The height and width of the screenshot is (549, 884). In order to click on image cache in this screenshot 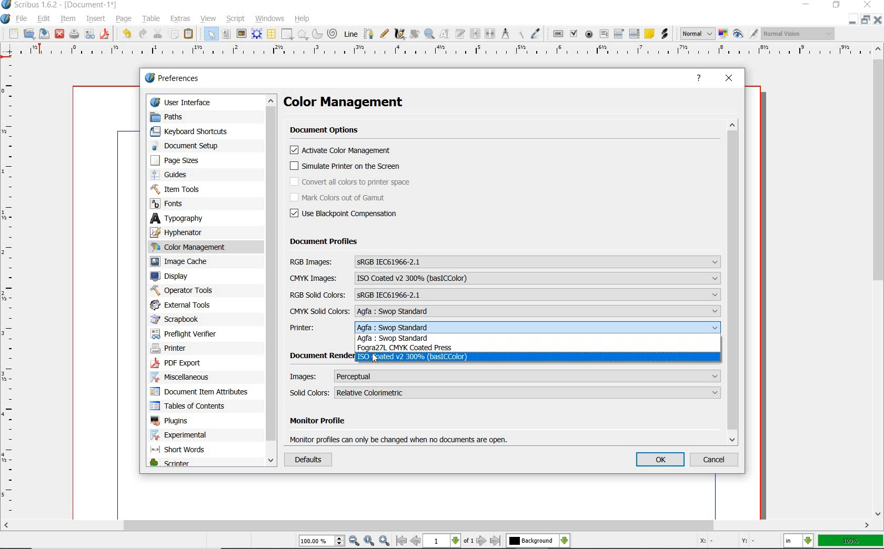, I will do `click(191, 262)`.